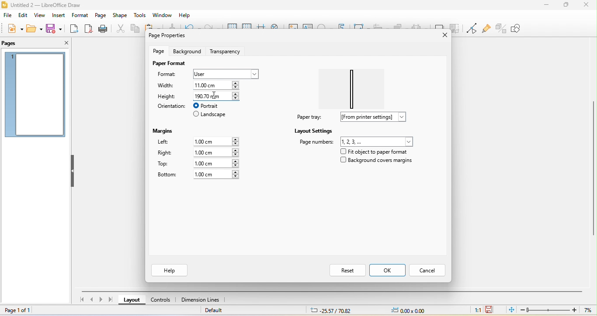  What do you see at coordinates (489, 309) in the screenshot?
I see `click to save the document` at bounding box center [489, 309].